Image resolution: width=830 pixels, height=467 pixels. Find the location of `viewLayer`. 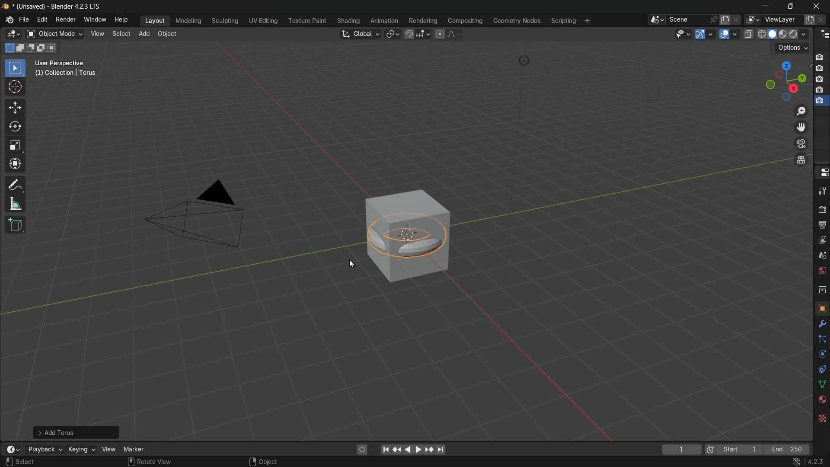

viewLayer is located at coordinates (782, 19).